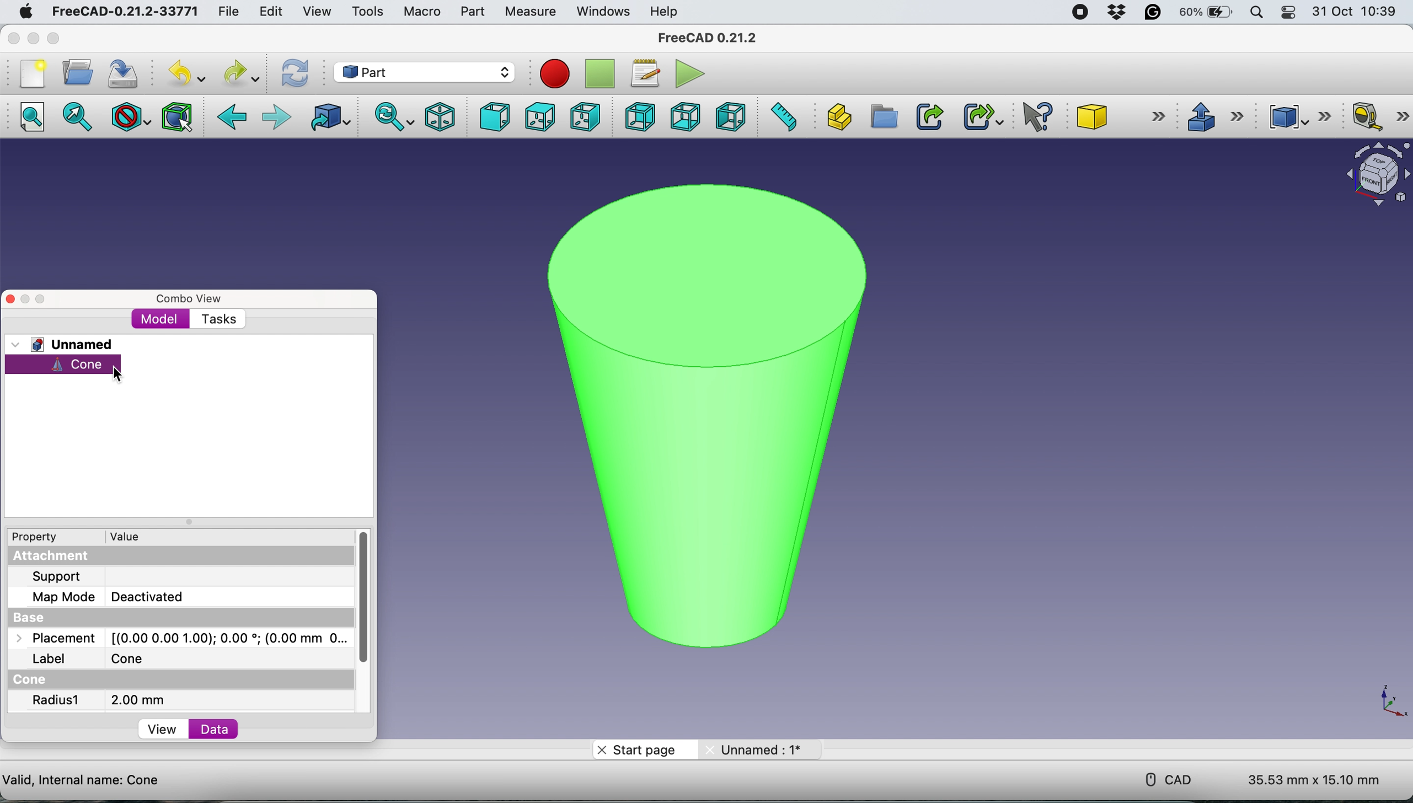  What do you see at coordinates (1113, 13) in the screenshot?
I see `dropbox` at bounding box center [1113, 13].